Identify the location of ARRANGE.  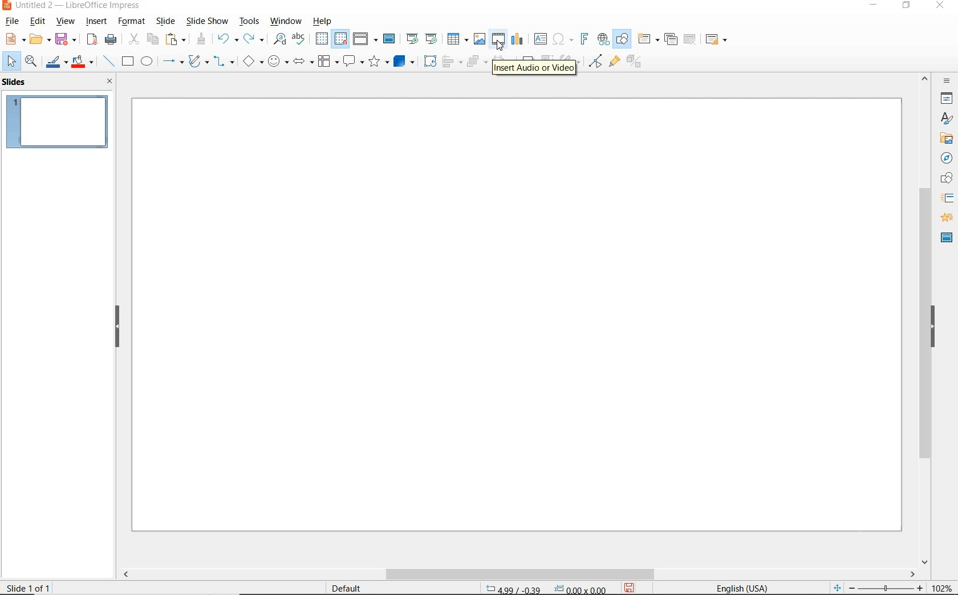
(475, 62).